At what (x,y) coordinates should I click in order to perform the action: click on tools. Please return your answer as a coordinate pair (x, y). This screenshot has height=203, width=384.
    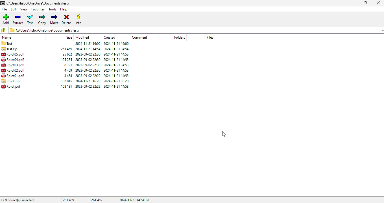
    Looking at the image, I should click on (52, 9).